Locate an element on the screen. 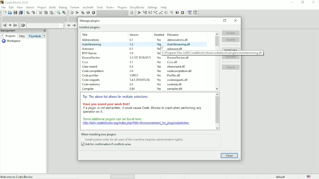 The height and width of the screenshot is (179, 319). Yes is located at coordinates (160, 84).